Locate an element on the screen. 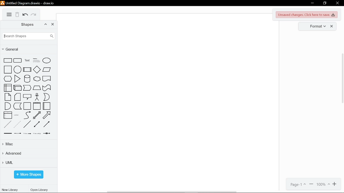  dotted line is located at coordinates (17, 124).